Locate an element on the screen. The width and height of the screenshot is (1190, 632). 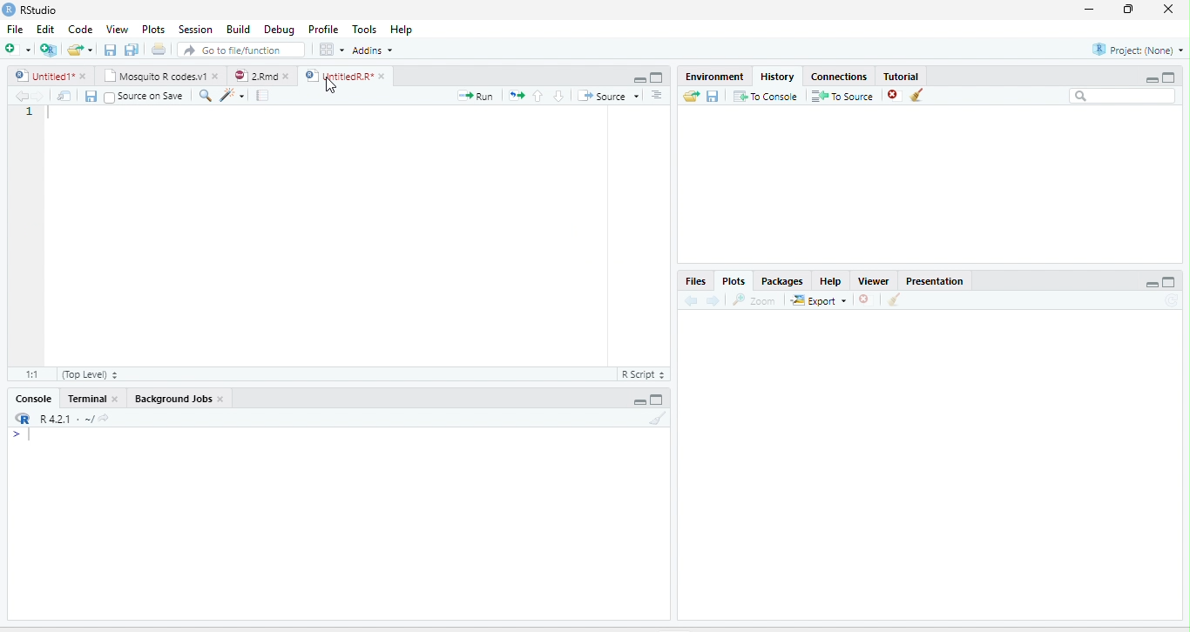
Find/Replace is located at coordinates (206, 96).